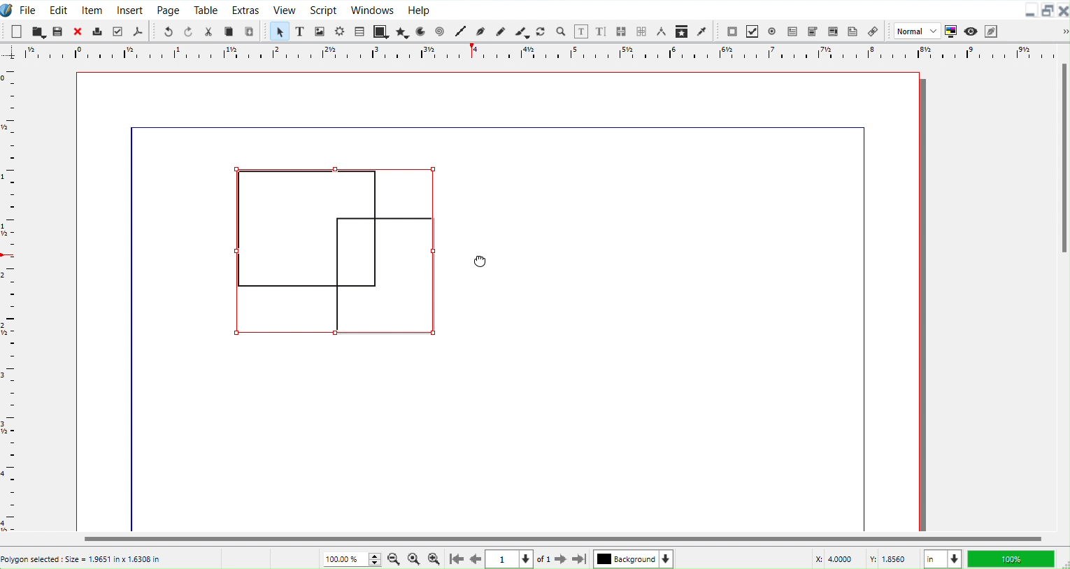 This screenshot has width=1070, height=569. Describe the element at coordinates (622, 31) in the screenshot. I see `Link text frame` at that location.